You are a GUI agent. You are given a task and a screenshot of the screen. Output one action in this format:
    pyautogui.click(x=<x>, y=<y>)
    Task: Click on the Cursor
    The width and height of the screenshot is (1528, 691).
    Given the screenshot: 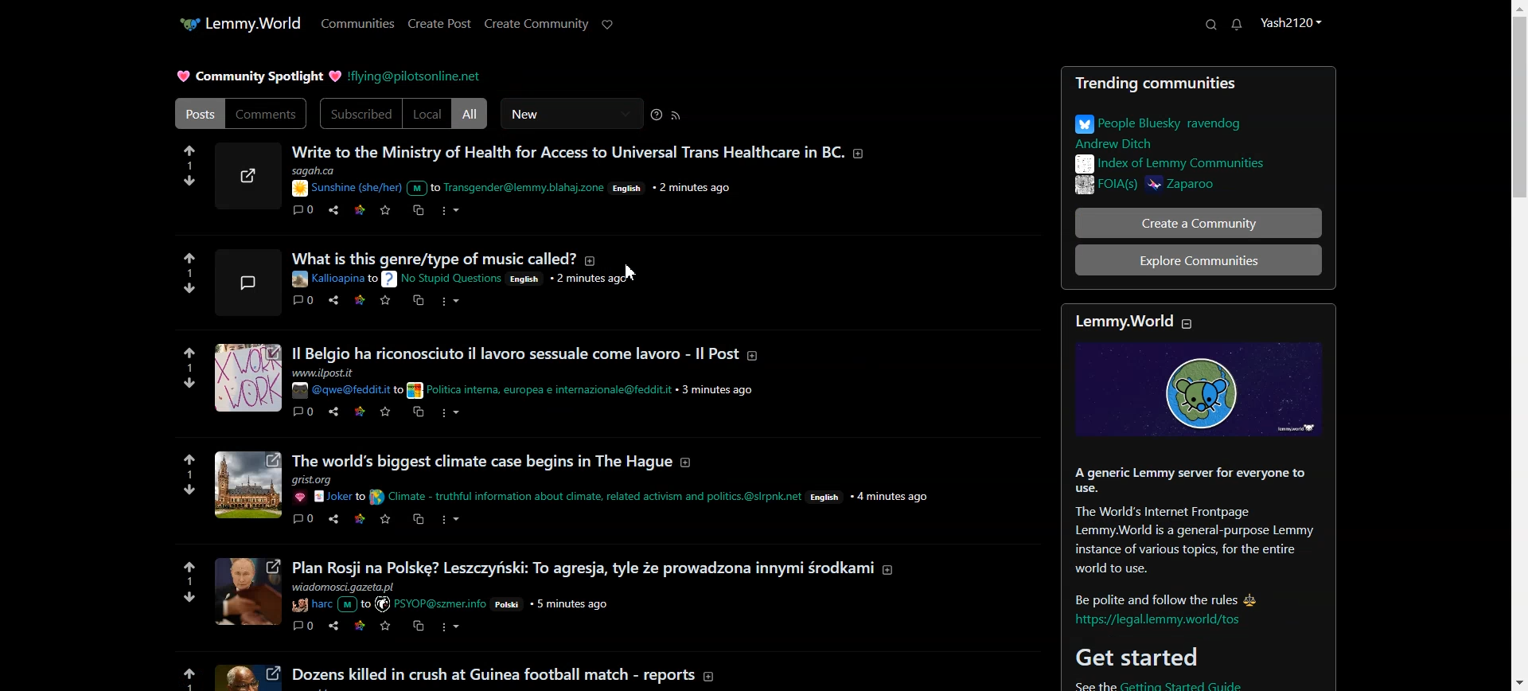 What is the action you would take?
    pyautogui.click(x=632, y=271)
    